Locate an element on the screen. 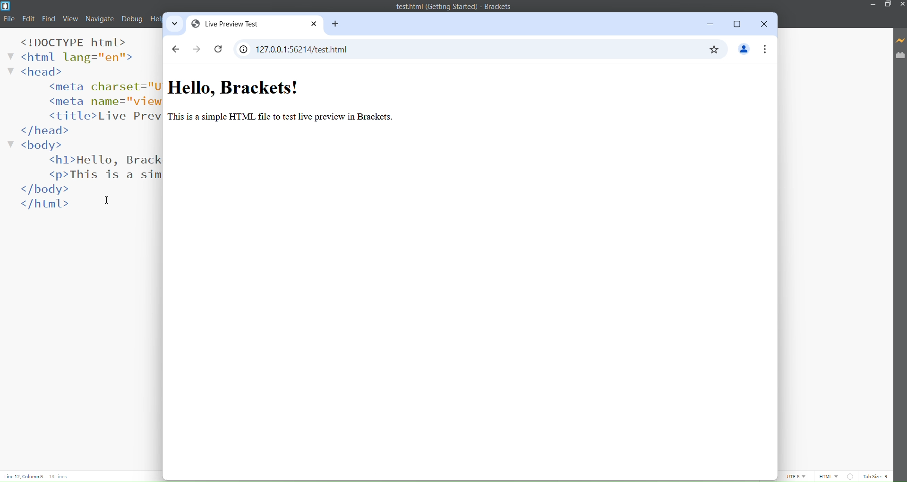 The image size is (907, 482). Minimize is located at coordinates (711, 23).